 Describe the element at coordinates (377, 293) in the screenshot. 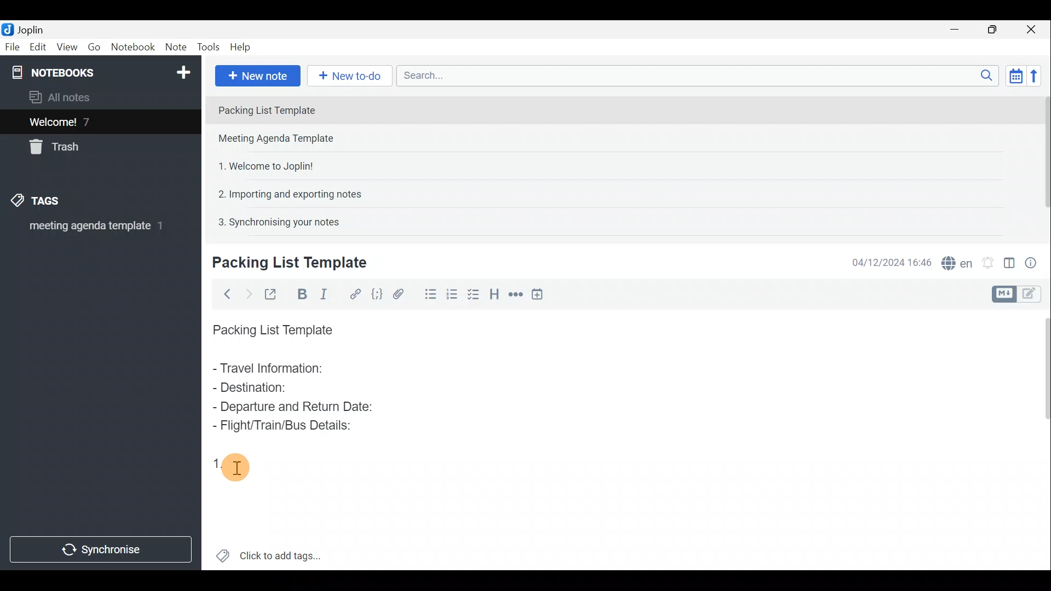

I see `Code` at that location.